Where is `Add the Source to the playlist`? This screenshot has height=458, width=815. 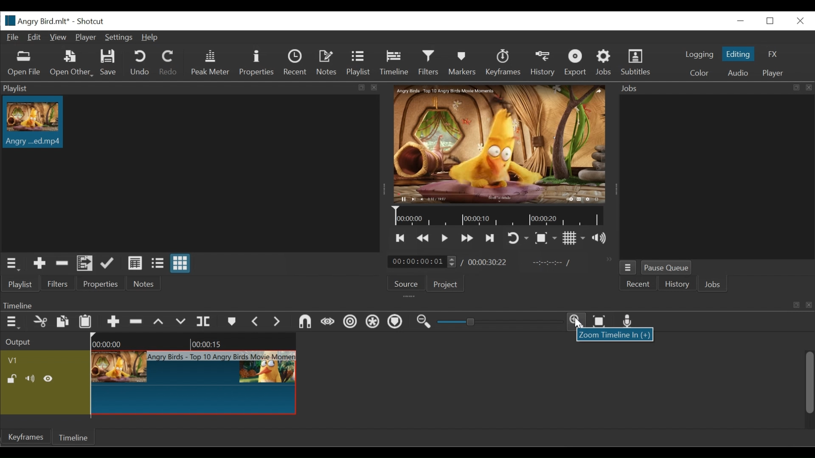
Add the Source to the playlist is located at coordinates (39, 264).